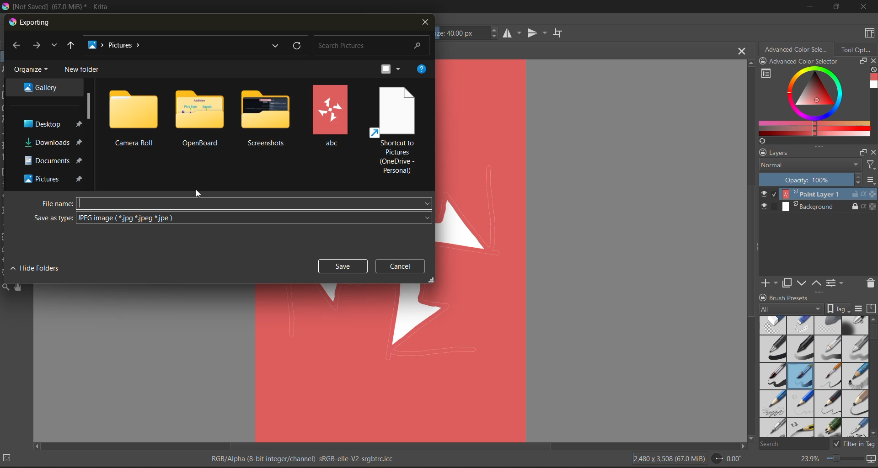 The image size is (878, 468). I want to click on up to desktop, so click(72, 45).